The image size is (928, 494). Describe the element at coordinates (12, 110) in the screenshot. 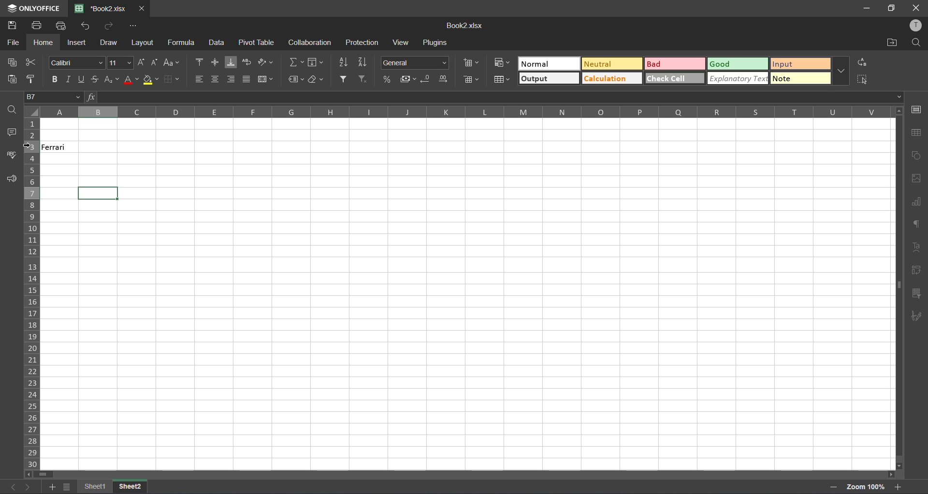

I see `find` at that location.